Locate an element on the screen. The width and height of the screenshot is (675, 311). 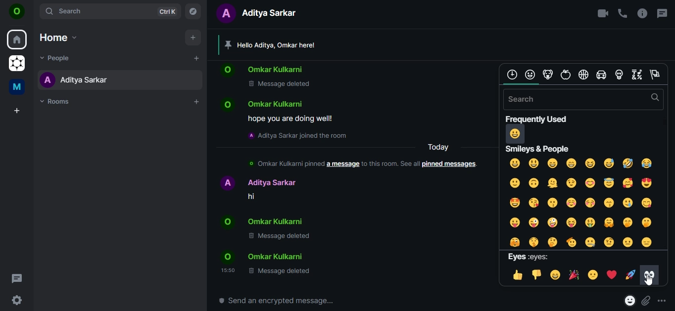
grinning face is located at coordinates (515, 163).